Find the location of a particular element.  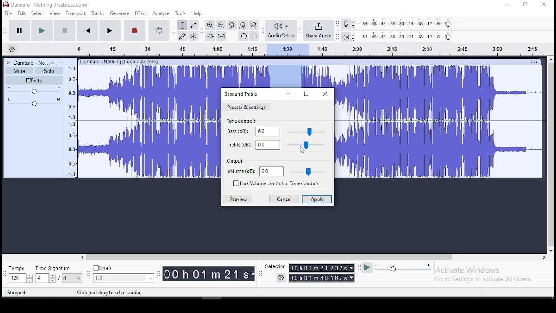

zoom in is located at coordinates (210, 25).